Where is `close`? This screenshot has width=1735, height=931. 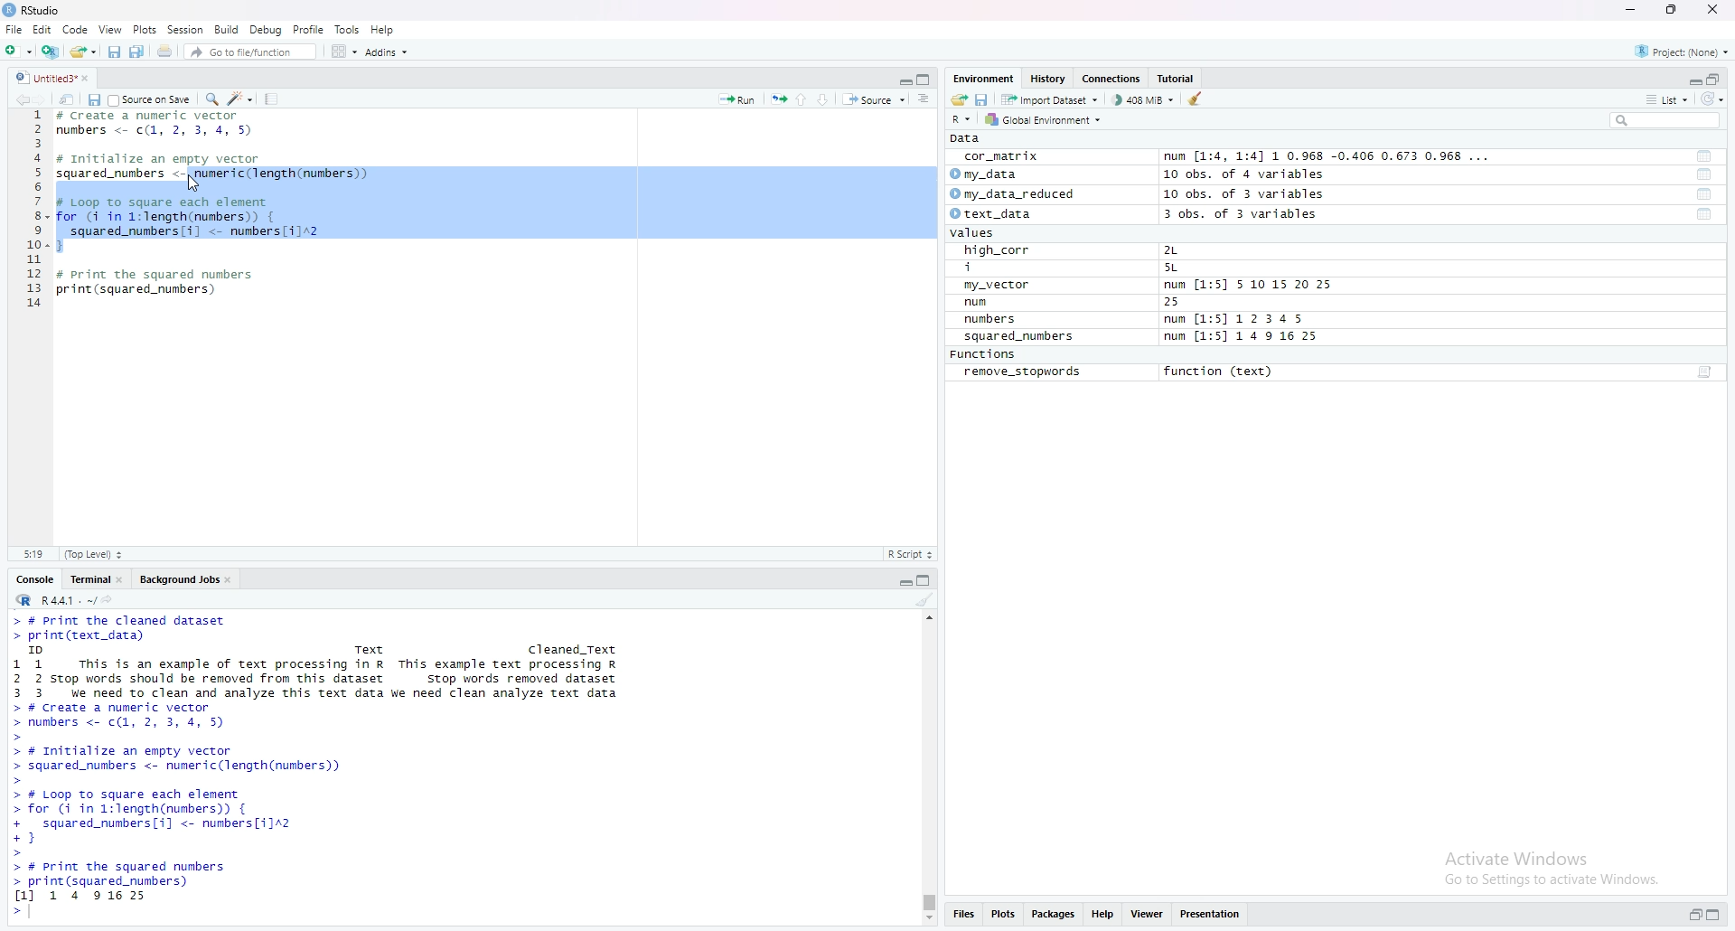 close is located at coordinates (232, 578).